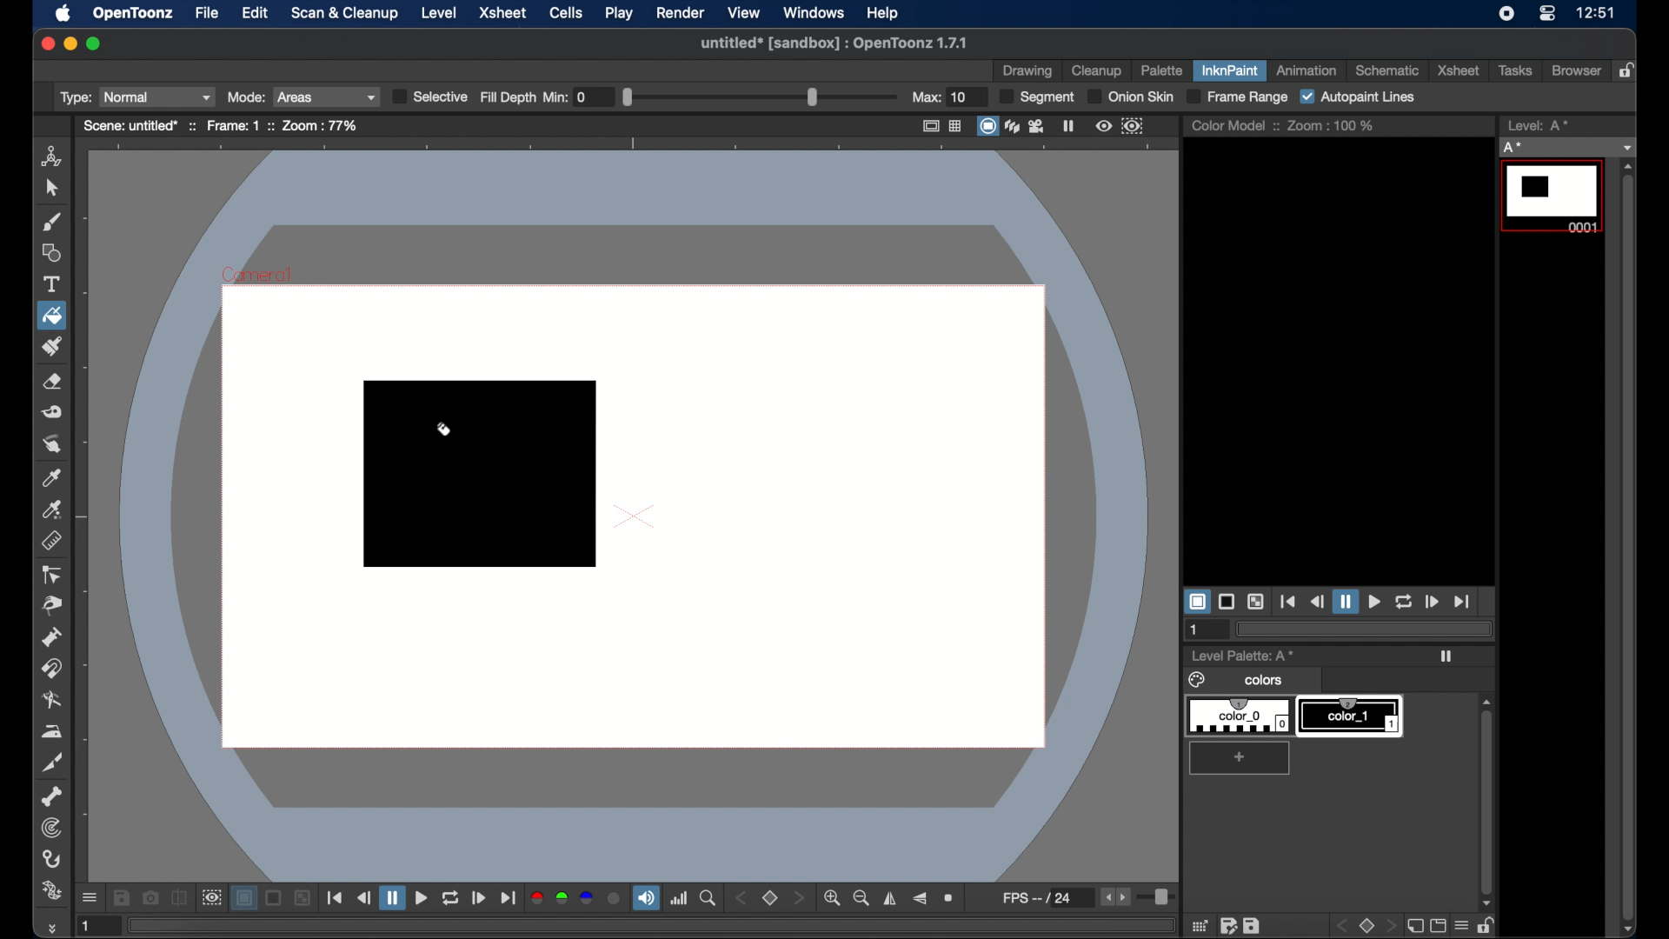  Describe the element at coordinates (1446, 656) in the screenshot. I see `play icon` at that location.